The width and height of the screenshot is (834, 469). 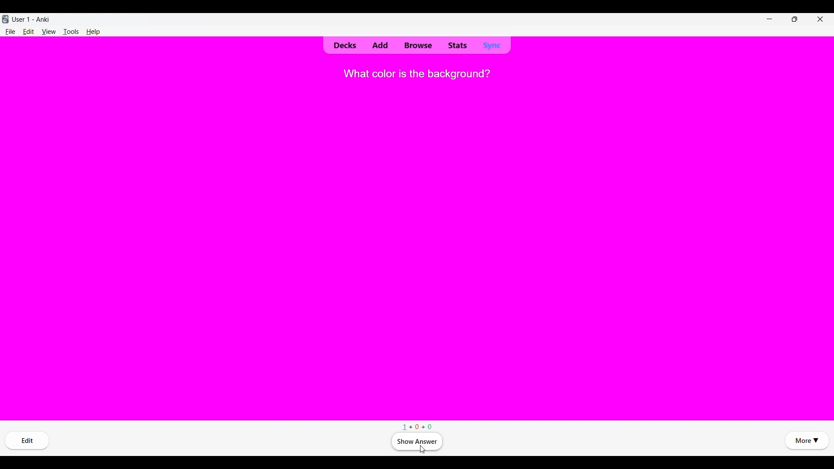 I want to click on Tools menu, so click(x=71, y=31).